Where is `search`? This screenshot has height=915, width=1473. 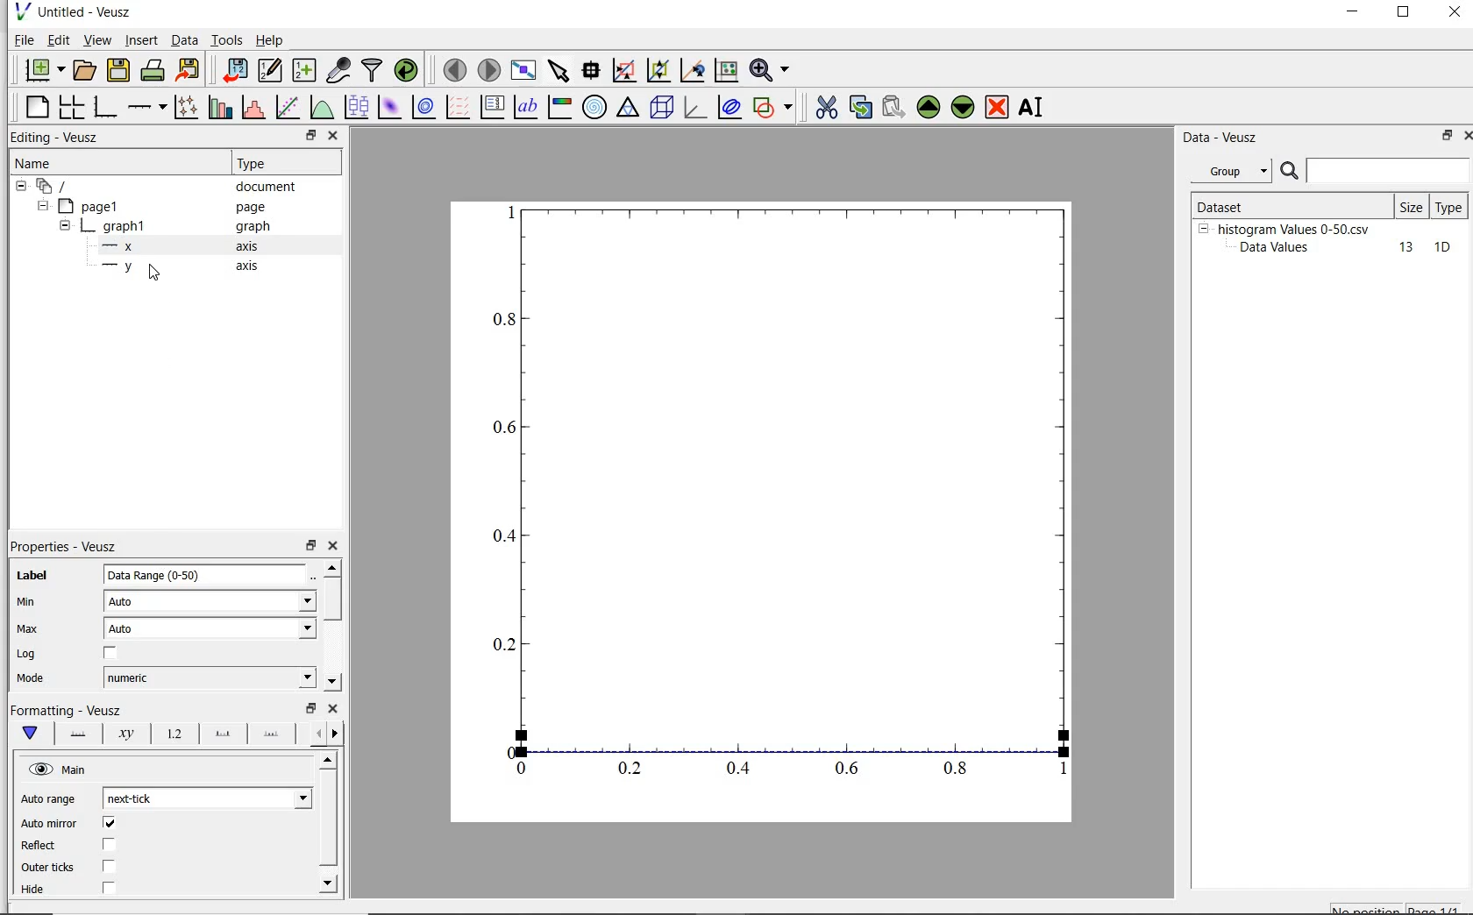 search is located at coordinates (1291, 172).